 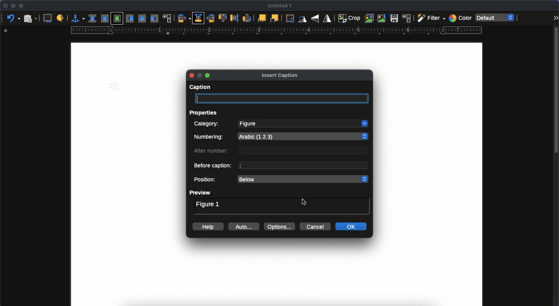 I want to click on anchor for object, so click(x=77, y=18).